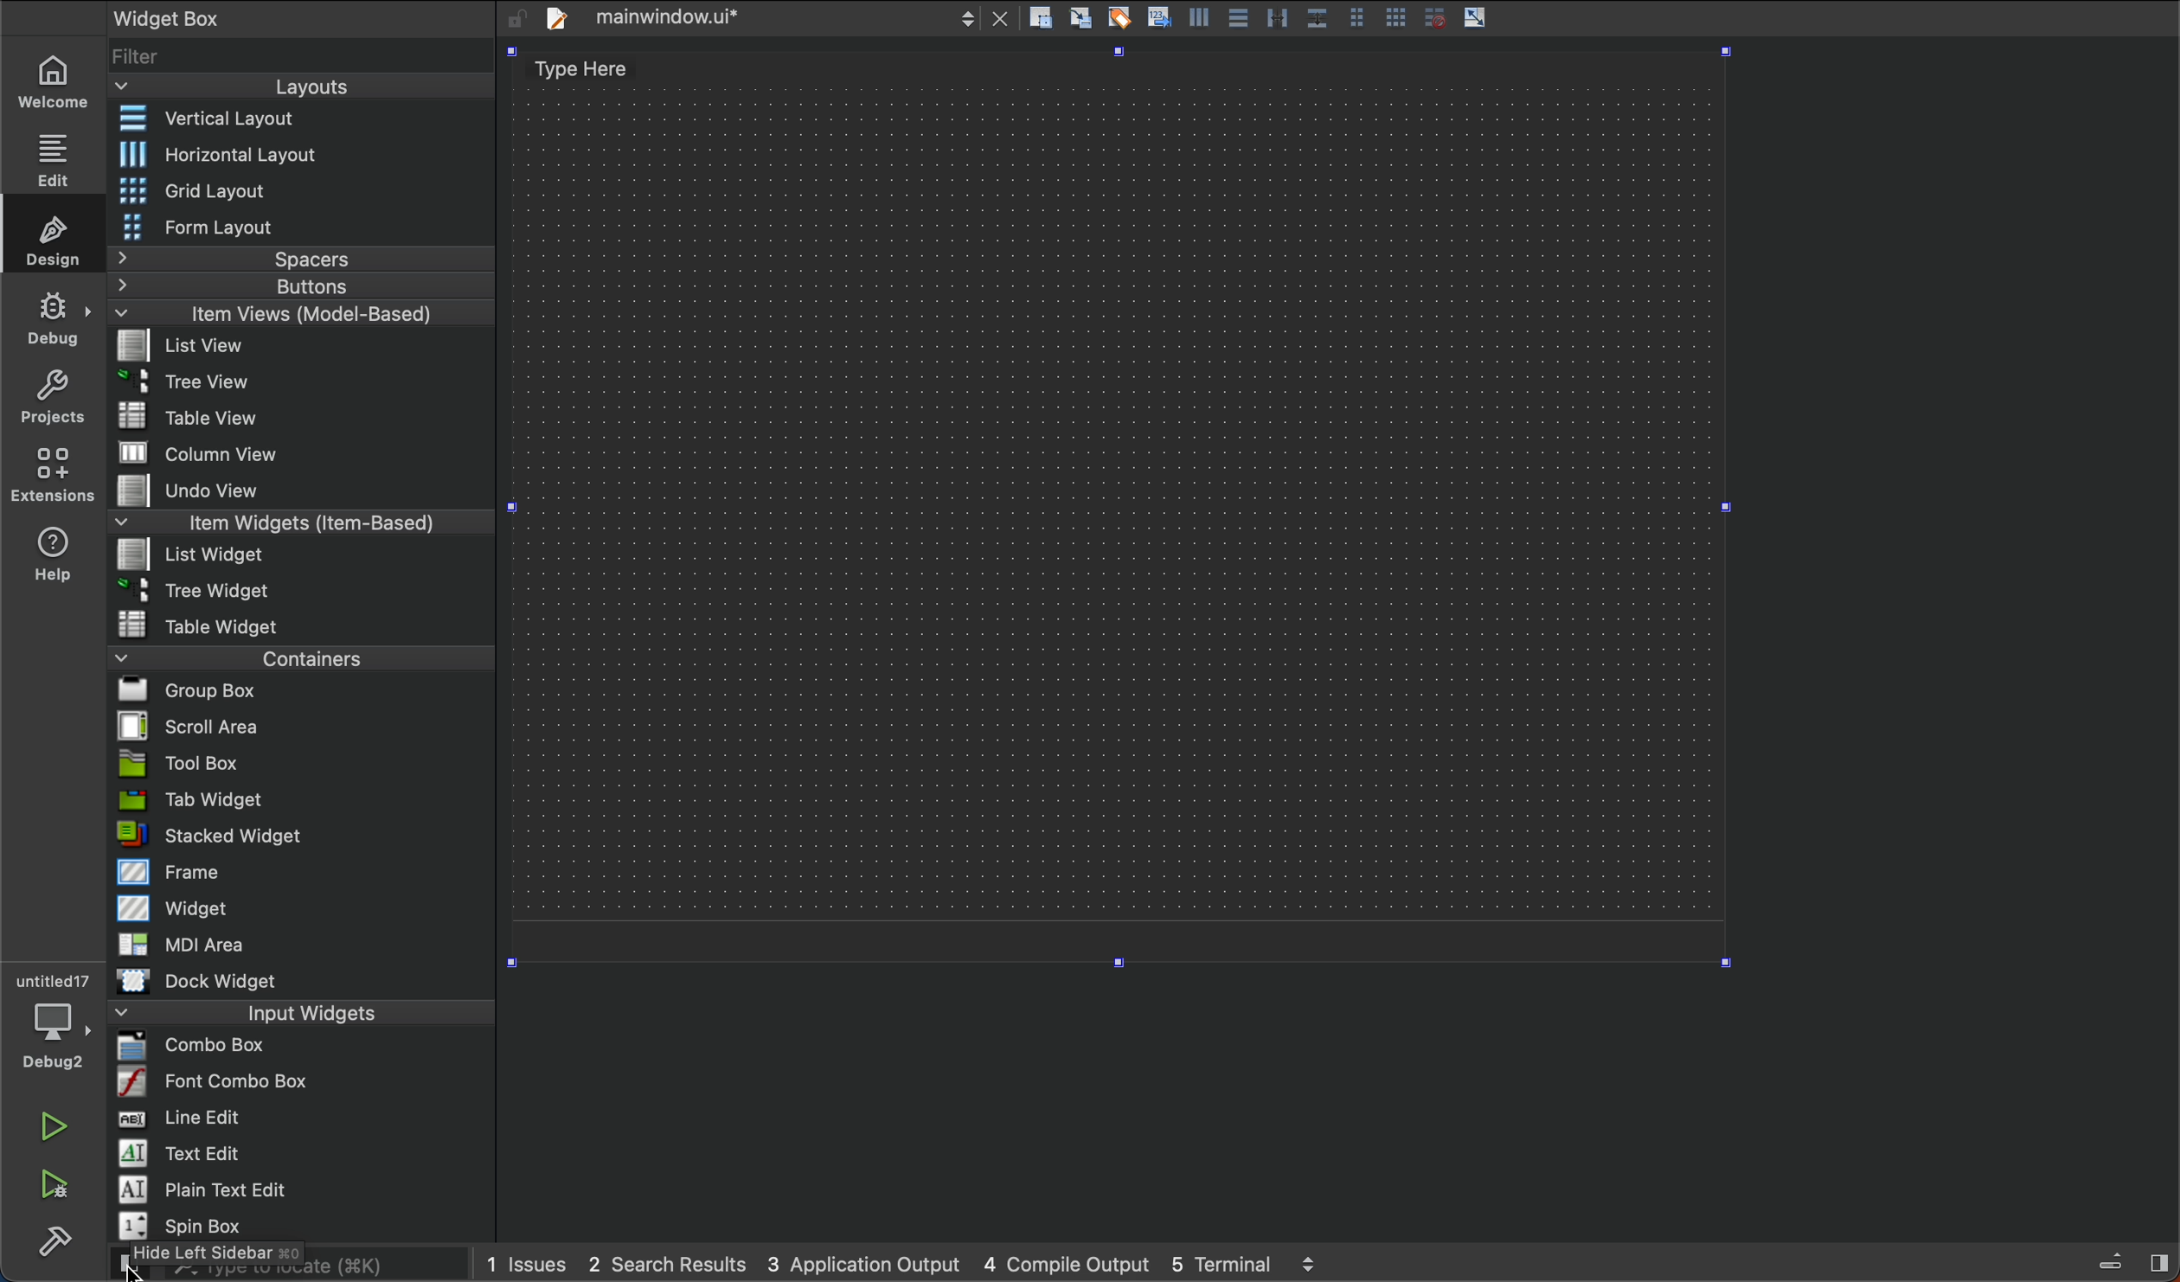 This screenshot has width=2180, height=1282. I want to click on Filter, so click(139, 58).